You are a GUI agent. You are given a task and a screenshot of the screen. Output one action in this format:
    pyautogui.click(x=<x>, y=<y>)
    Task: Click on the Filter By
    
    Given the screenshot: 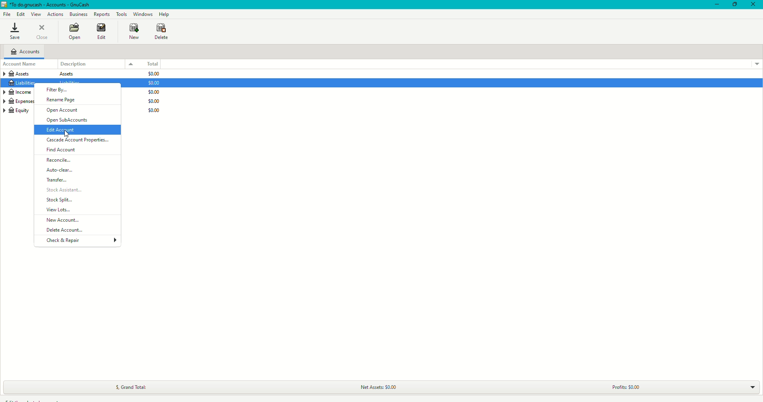 What is the action you would take?
    pyautogui.click(x=58, y=90)
    